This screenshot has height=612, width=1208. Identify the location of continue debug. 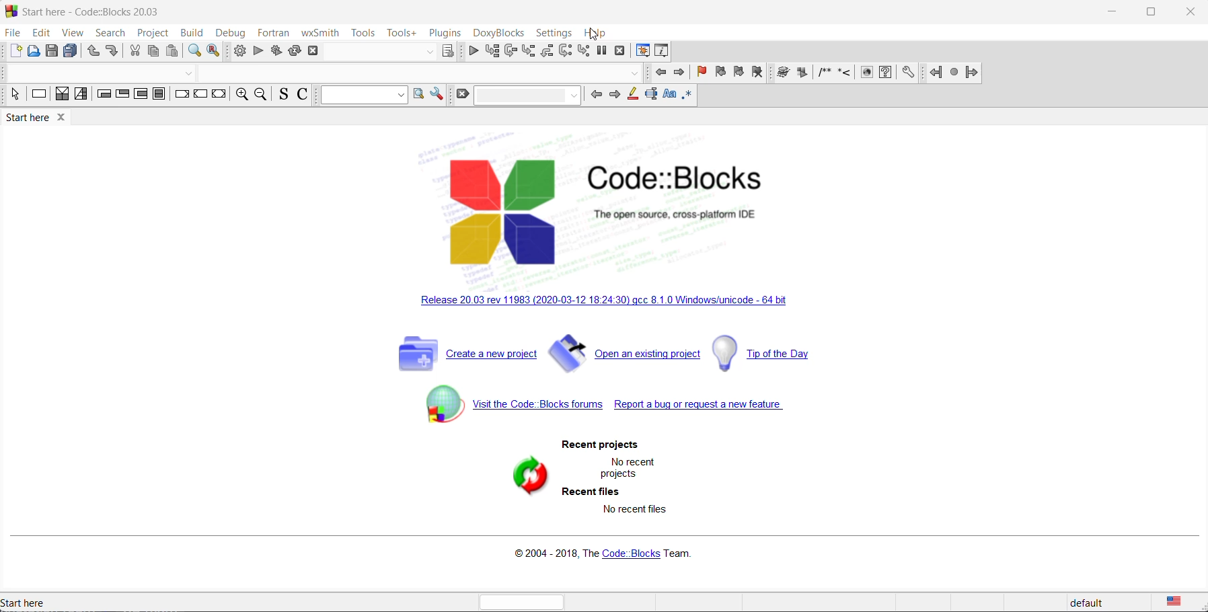
(473, 52).